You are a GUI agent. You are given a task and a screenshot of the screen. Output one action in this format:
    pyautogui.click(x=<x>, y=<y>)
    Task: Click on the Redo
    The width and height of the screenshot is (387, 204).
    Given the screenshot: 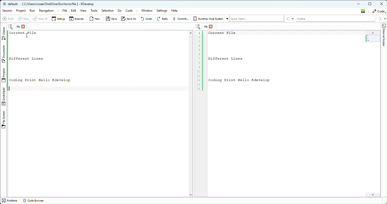 What is the action you would take?
    pyautogui.click(x=163, y=18)
    